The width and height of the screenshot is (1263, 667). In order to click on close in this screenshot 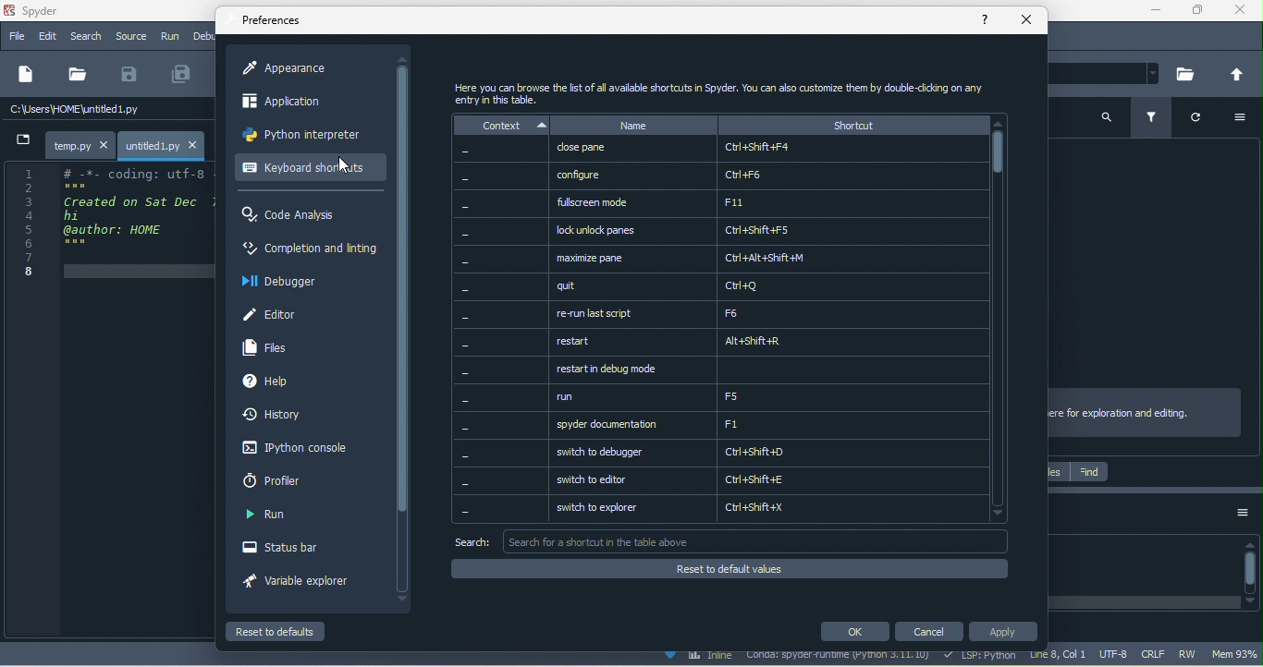, I will do `click(1240, 12)`.